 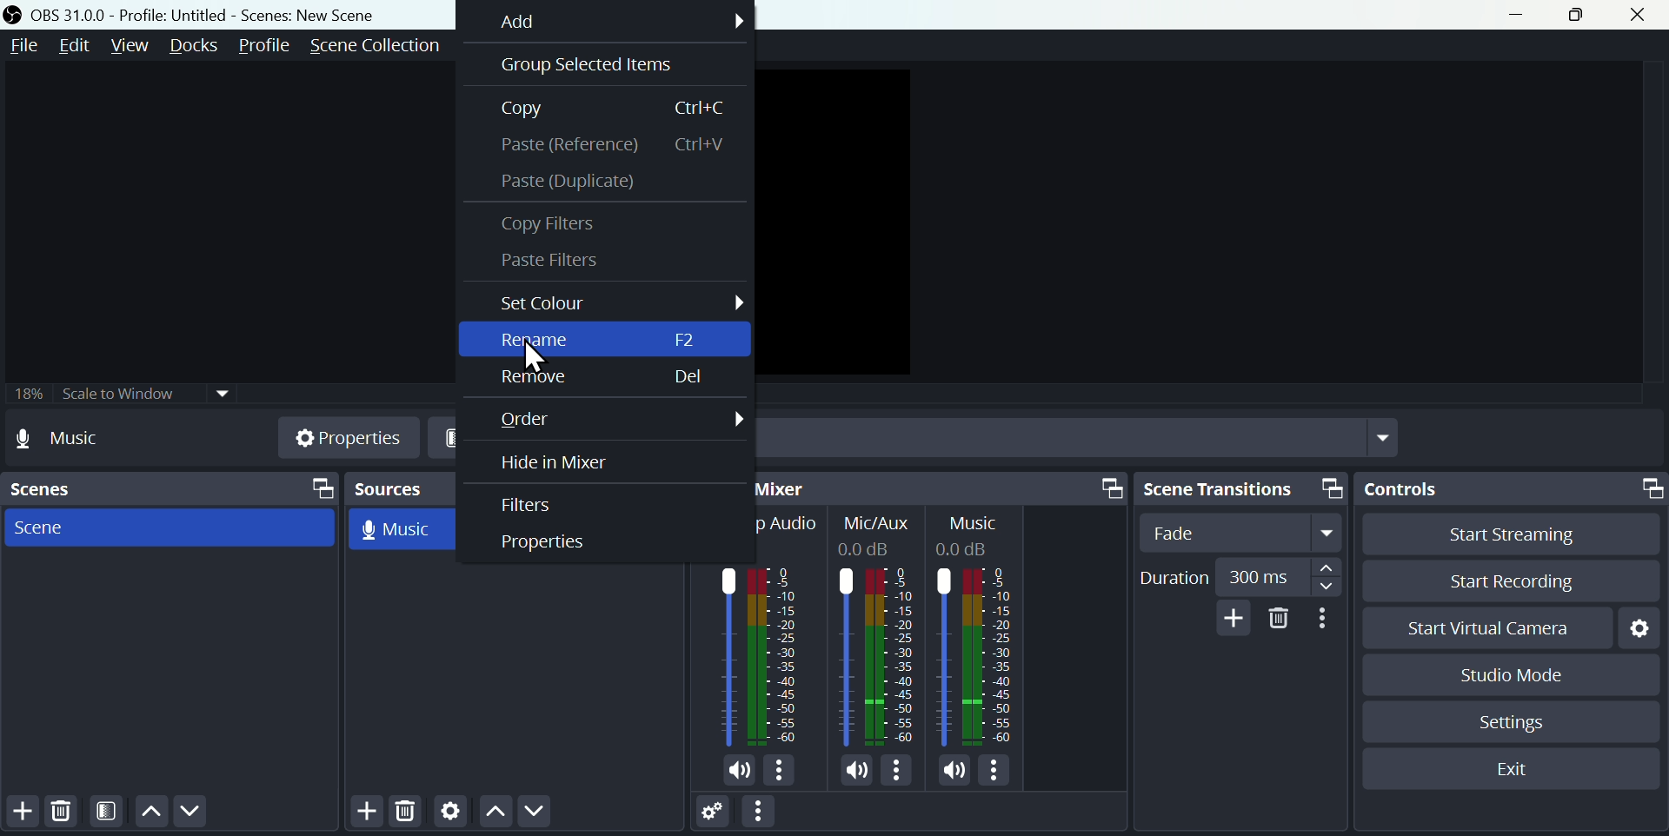 What do you see at coordinates (1516, 18) in the screenshot?
I see `minimise` at bounding box center [1516, 18].